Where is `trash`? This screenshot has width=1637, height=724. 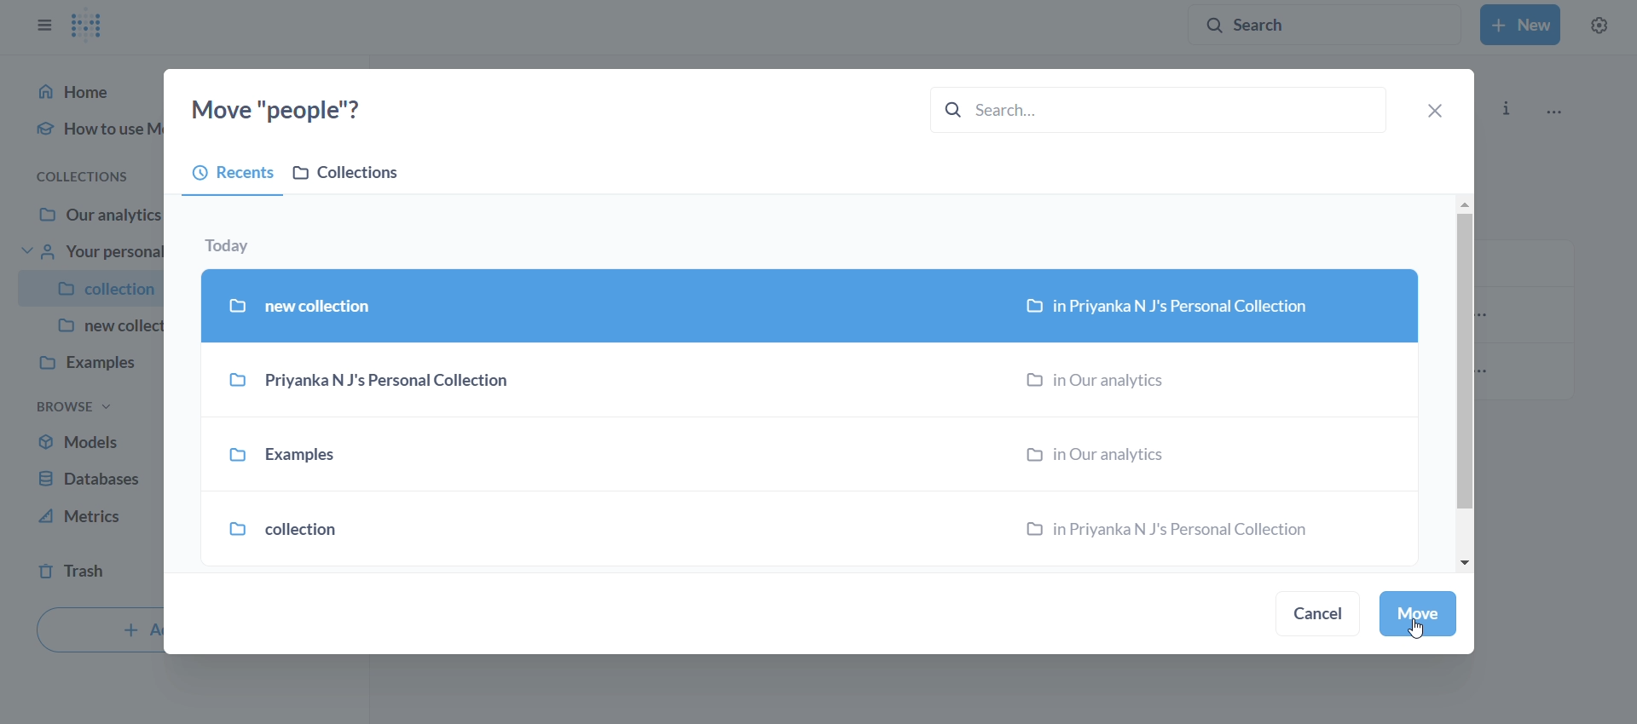 trash is located at coordinates (86, 572).